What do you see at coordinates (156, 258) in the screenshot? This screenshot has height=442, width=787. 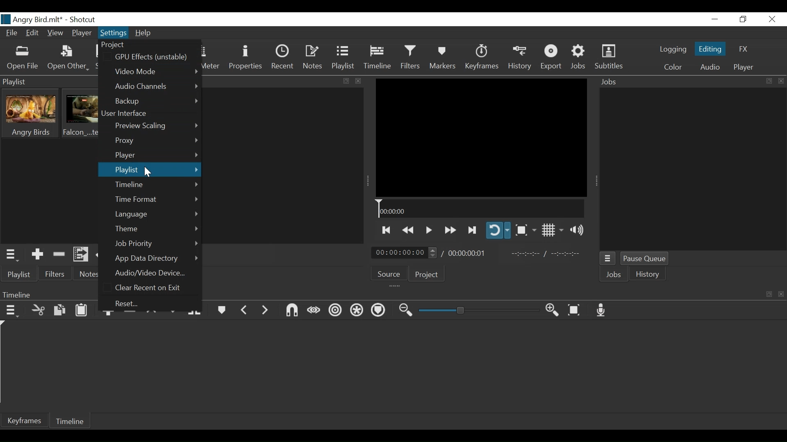 I see `App Data Directory` at bounding box center [156, 258].